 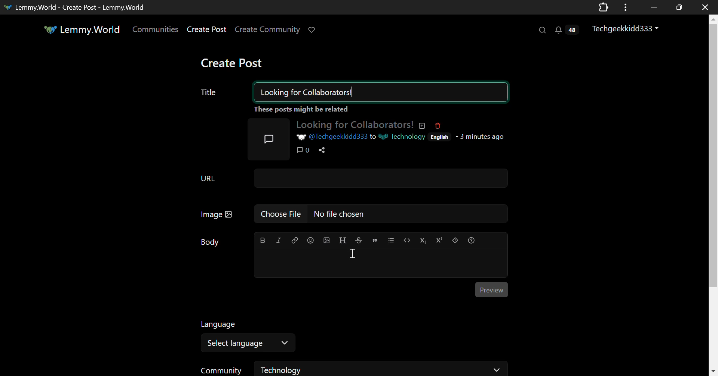 What do you see at coordinates (603, 7) in the screenshot?
I see `Extensions` at bounding box center [603, 7].